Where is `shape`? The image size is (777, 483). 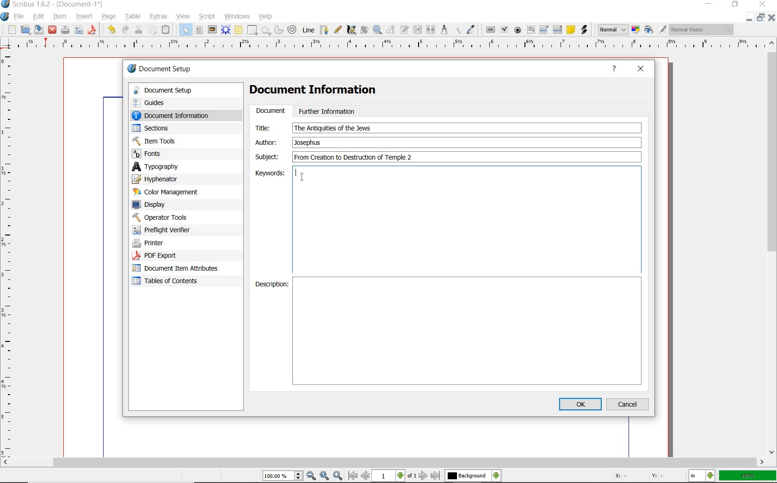 shape is located at coordinates (253, 30).